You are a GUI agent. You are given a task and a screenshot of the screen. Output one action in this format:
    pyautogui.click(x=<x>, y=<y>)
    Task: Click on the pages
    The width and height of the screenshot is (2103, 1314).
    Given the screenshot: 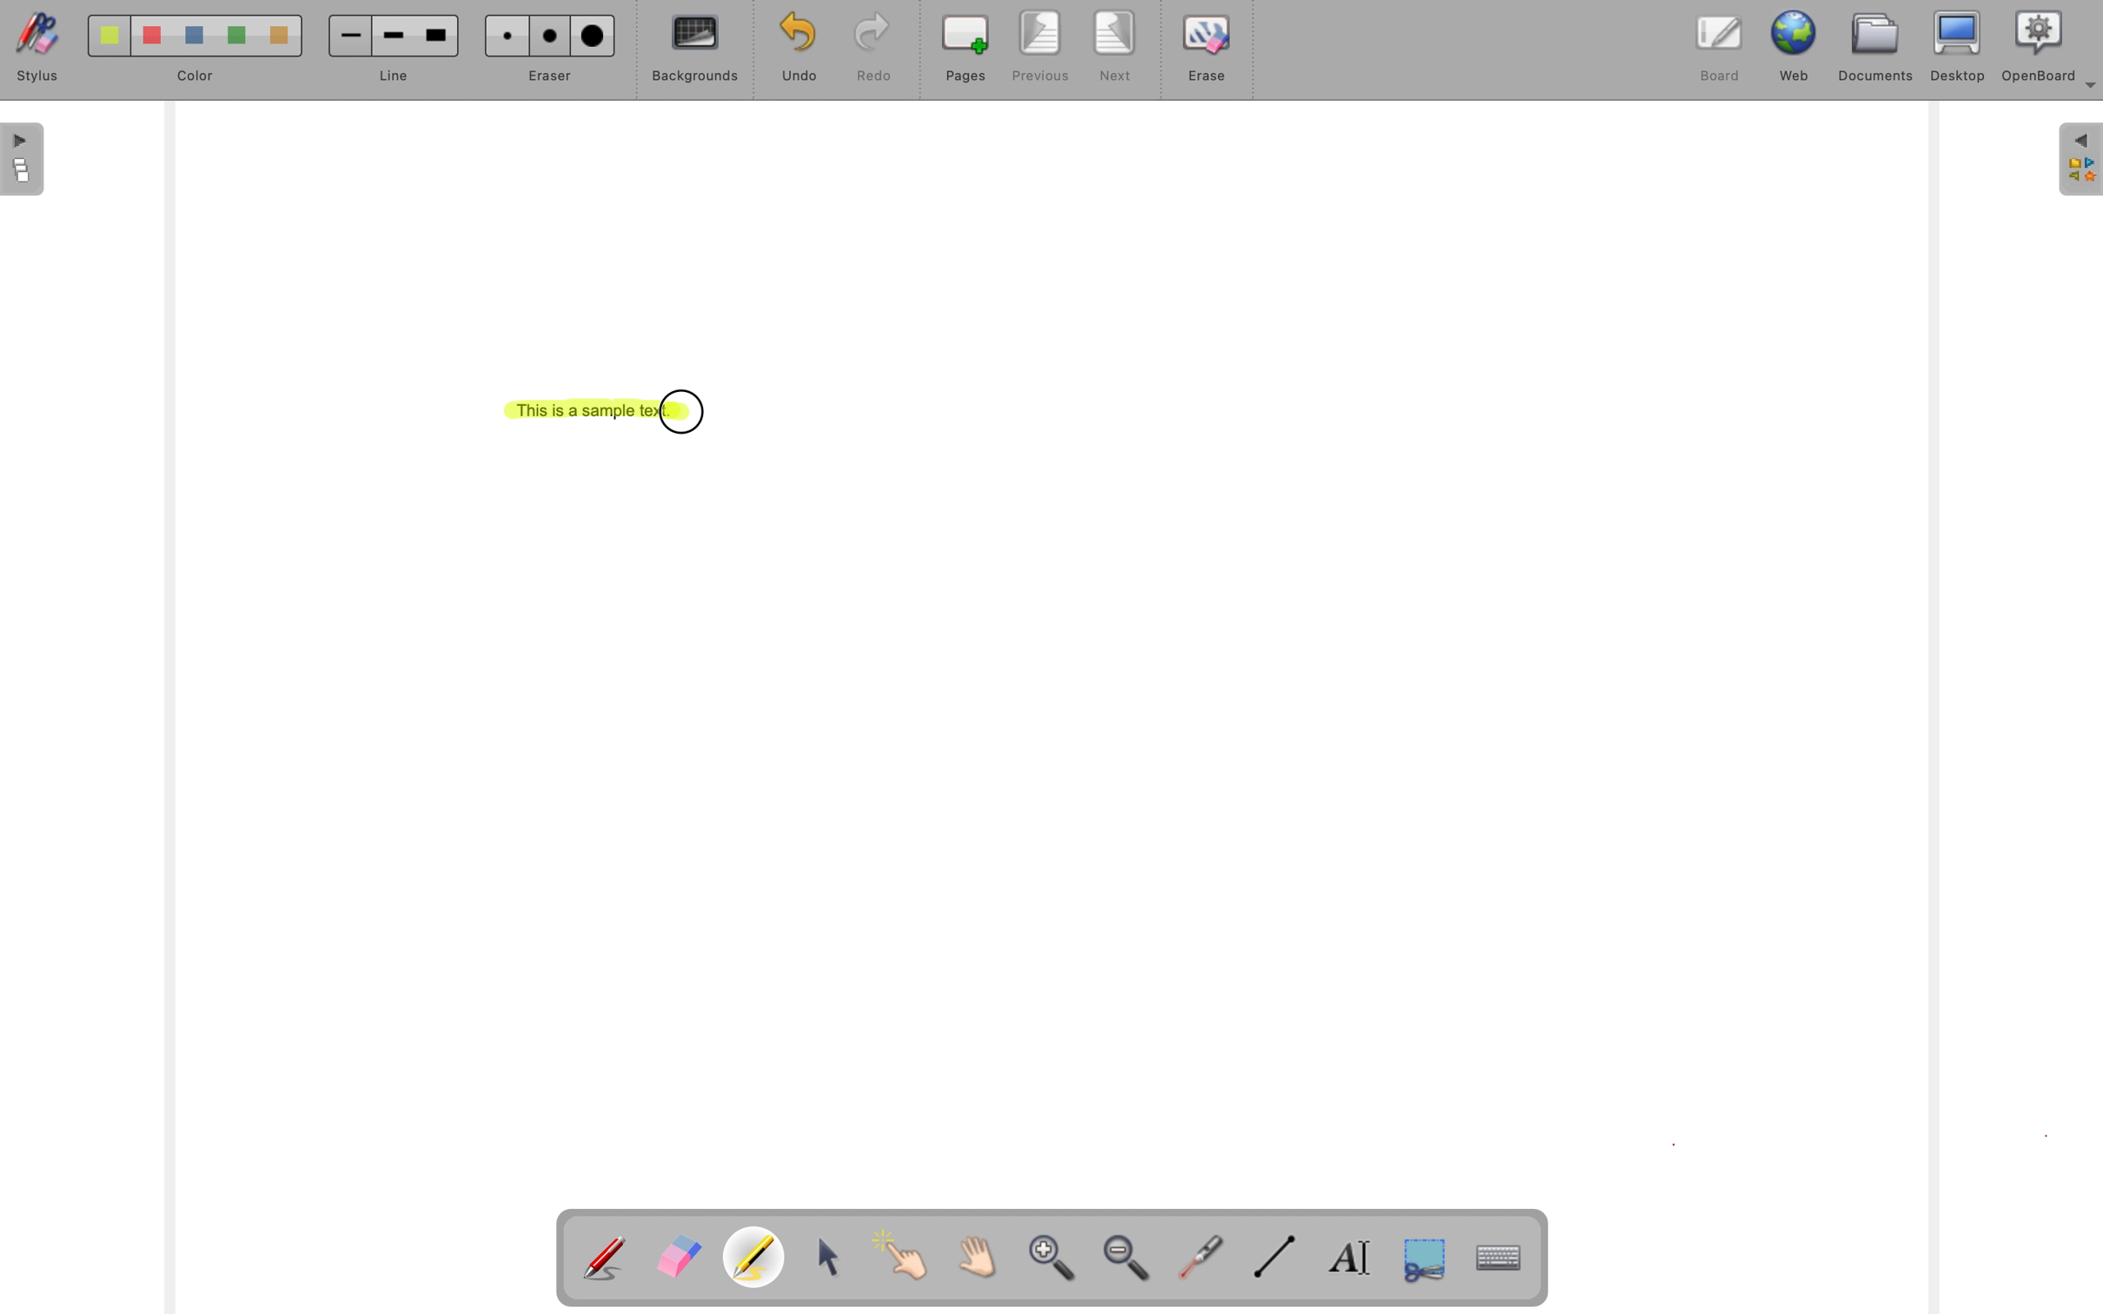 What is the action you would take?
    pyautogui.click(x=960, y=49)
    